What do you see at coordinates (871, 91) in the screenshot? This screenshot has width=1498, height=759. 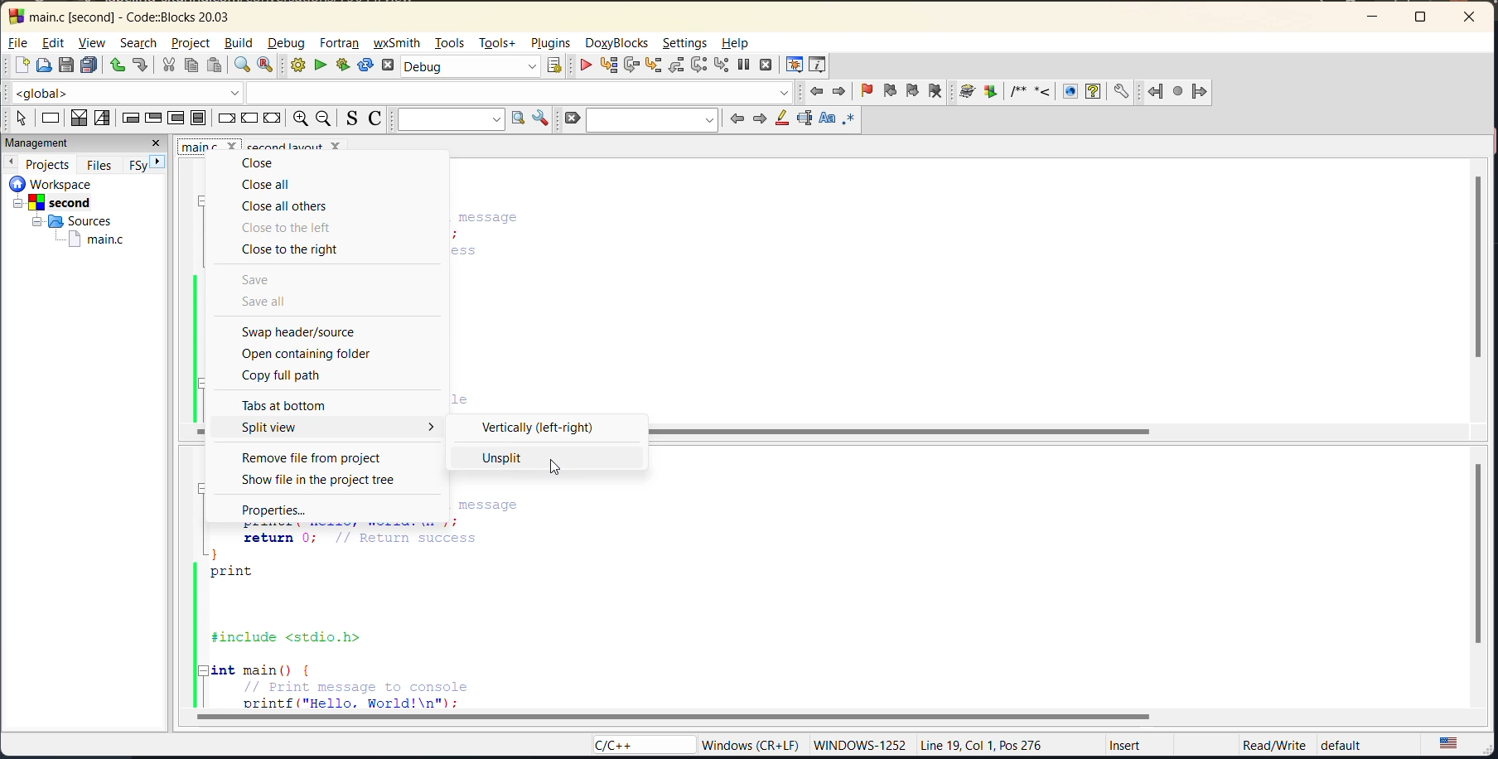 I see `toggle bookmark` at bounding box center [871, 91].